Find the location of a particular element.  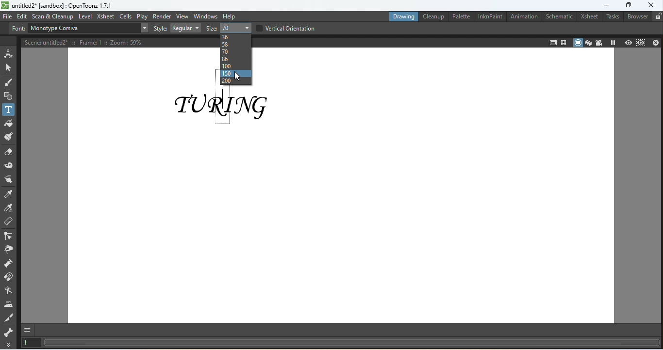

Size is located at coordinates (210, 29).